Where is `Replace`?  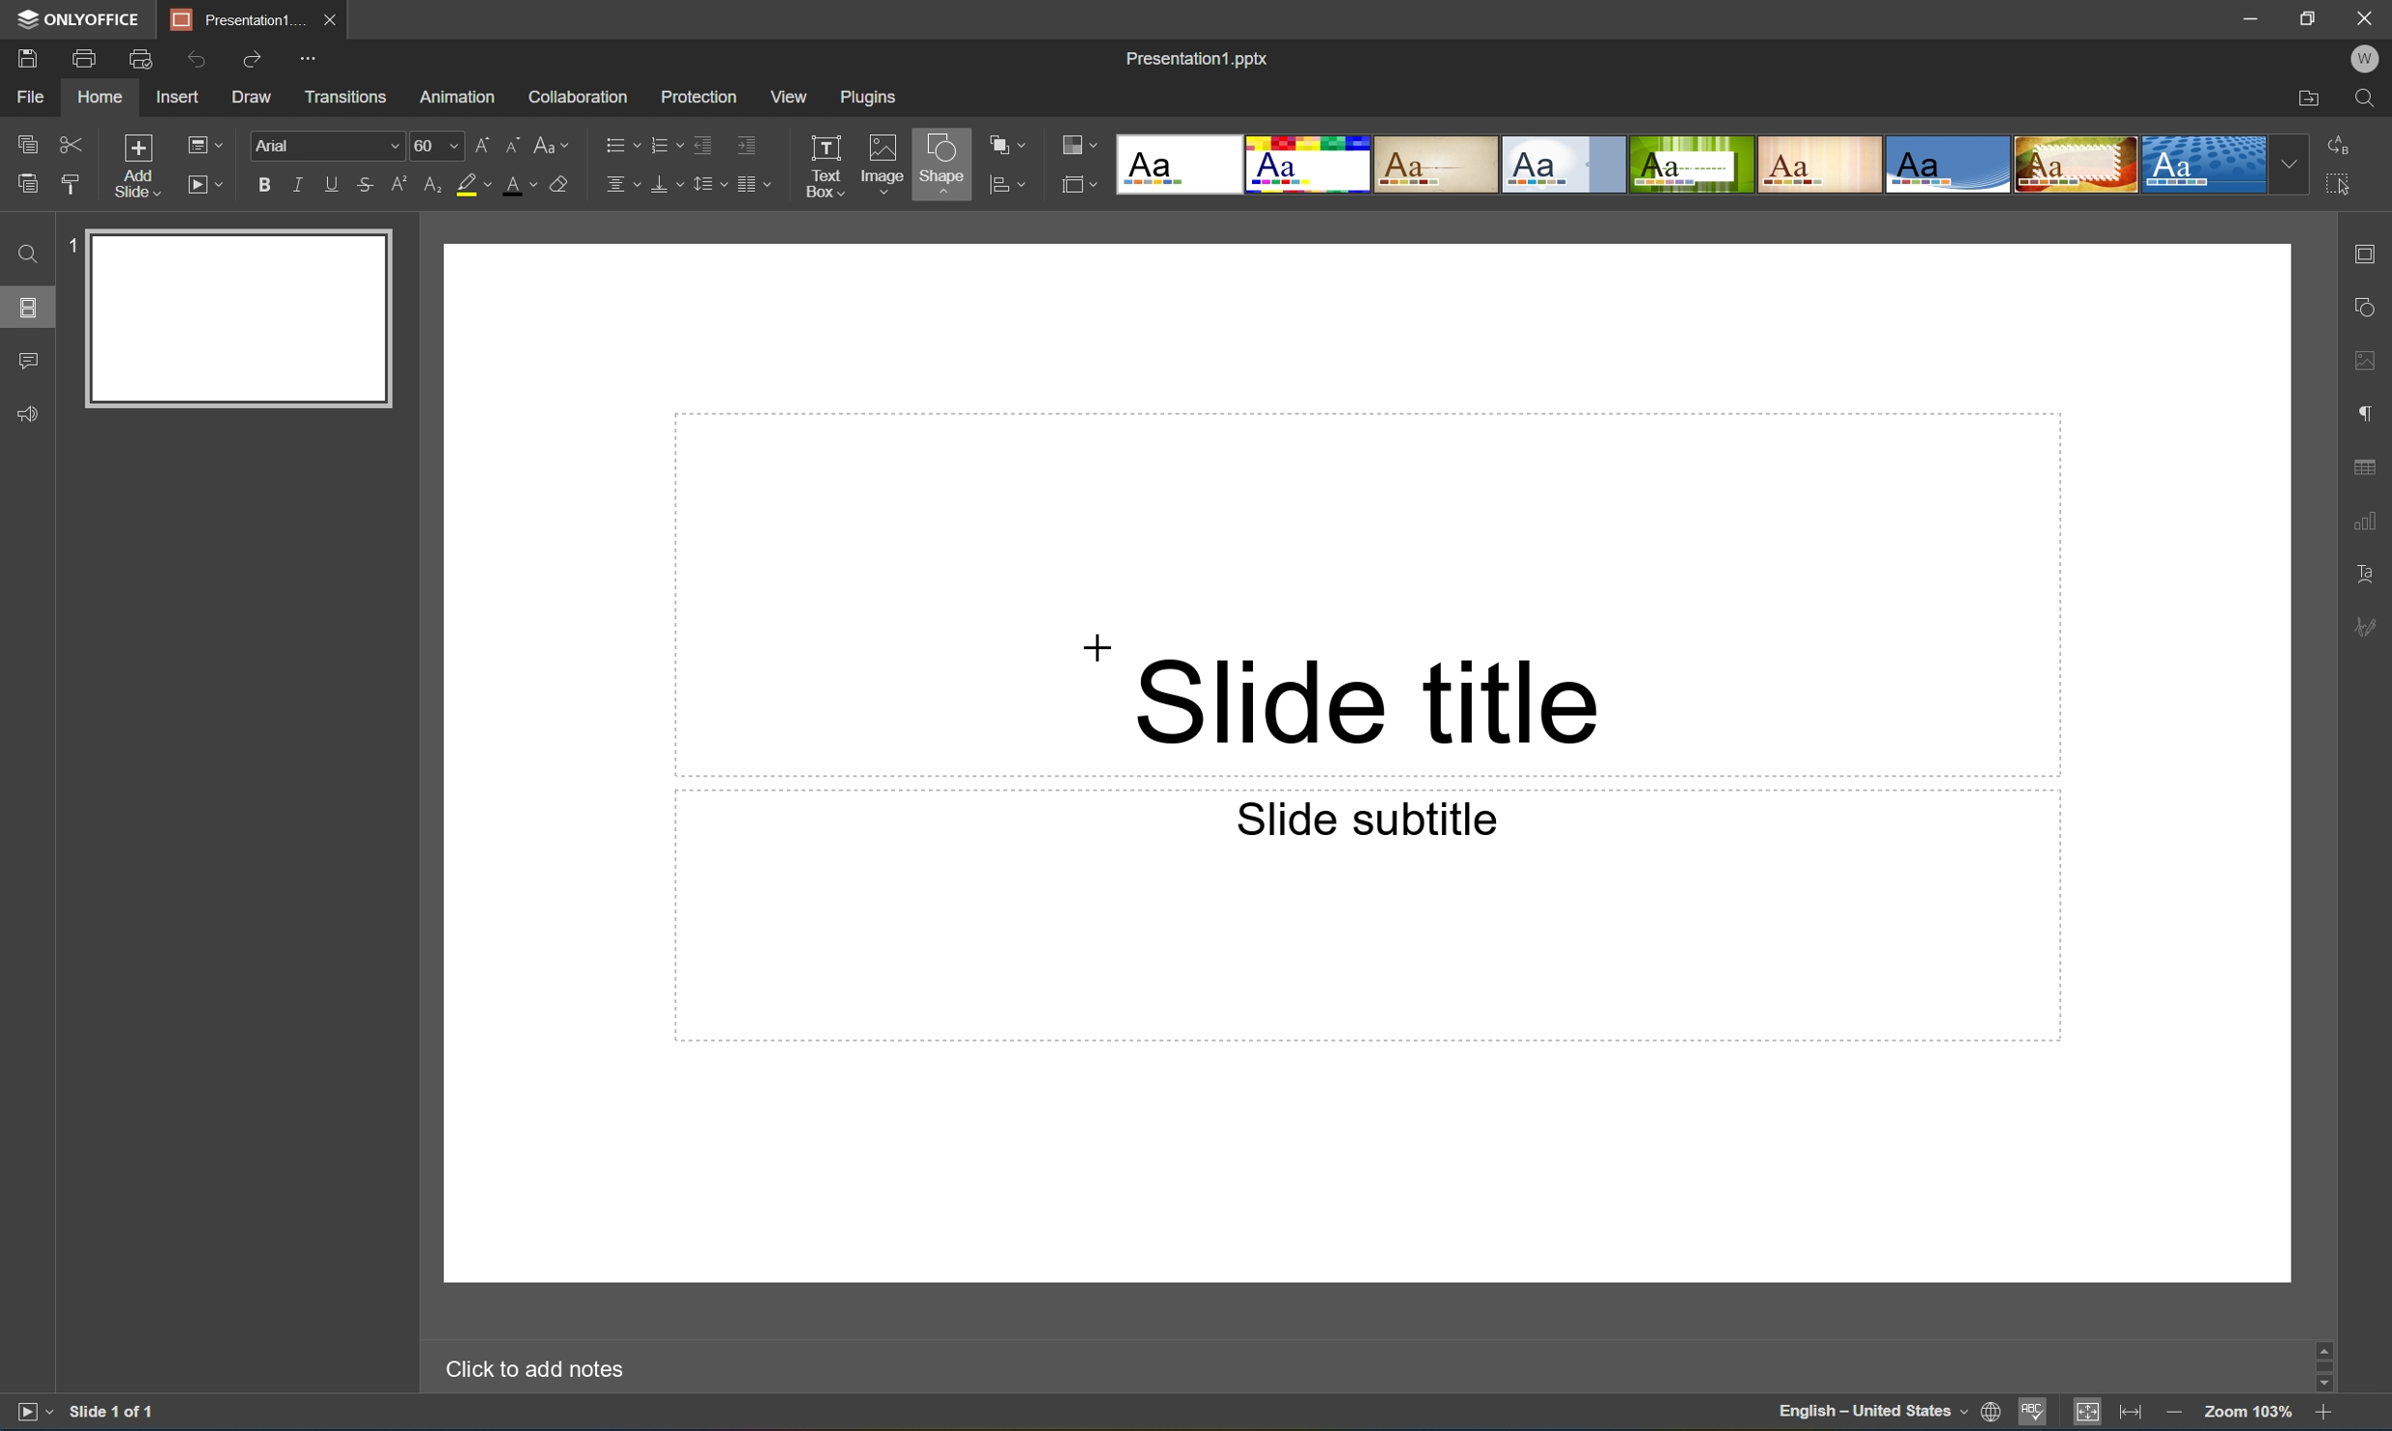 Replace is located at coordinates (2345, 143).